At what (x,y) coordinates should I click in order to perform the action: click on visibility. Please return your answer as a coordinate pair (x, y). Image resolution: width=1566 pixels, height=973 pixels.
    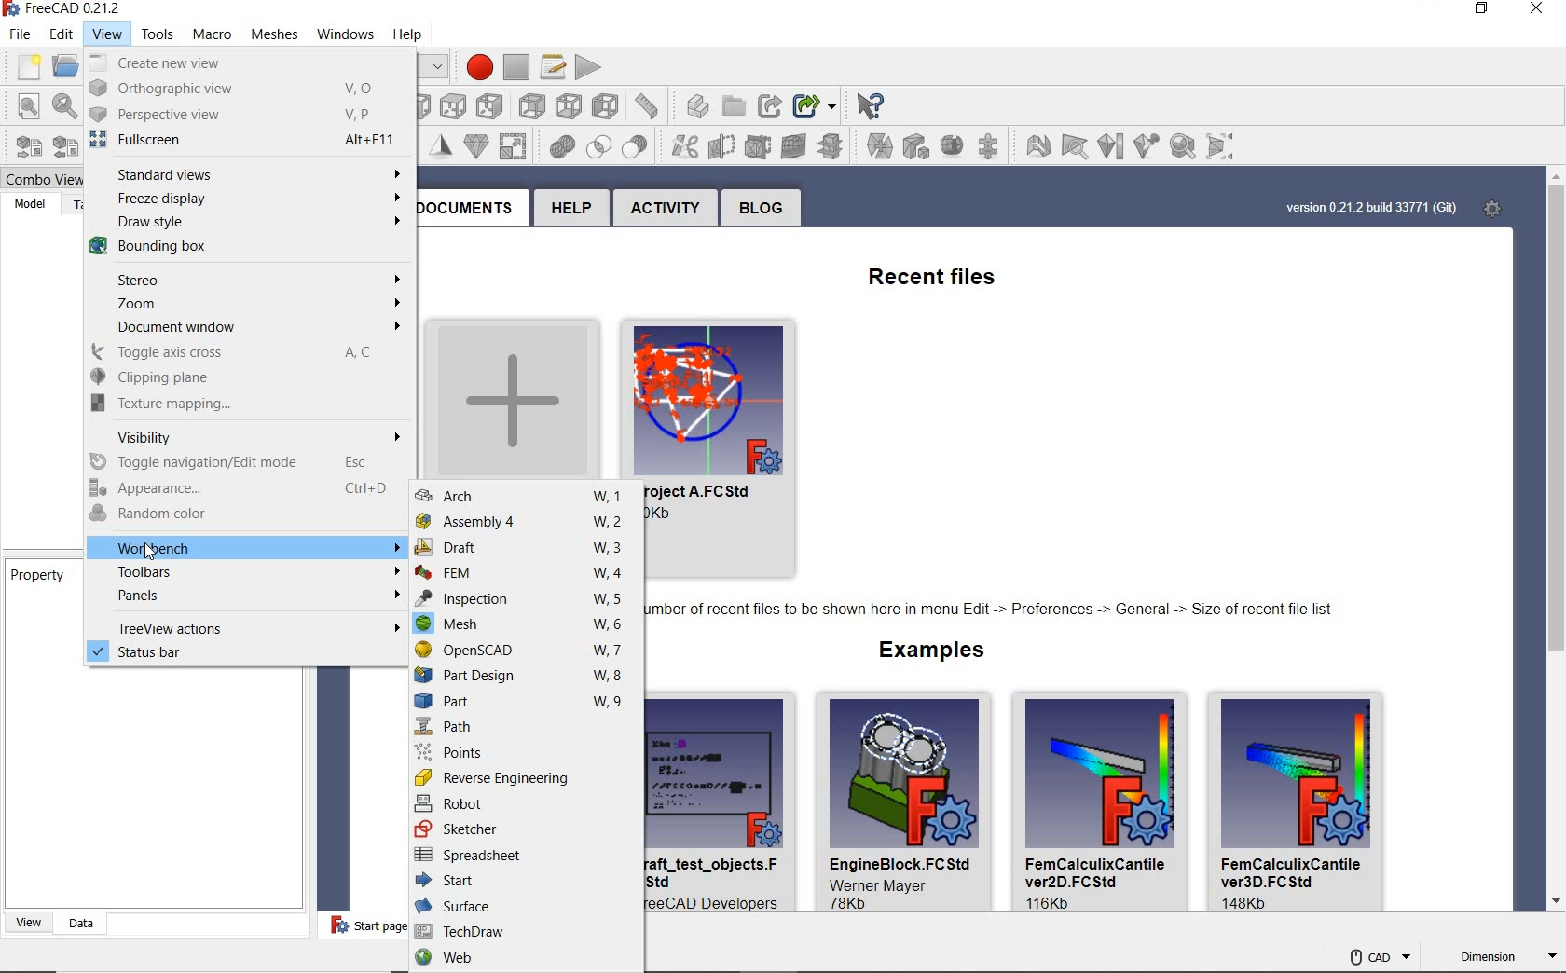
    Looking at the image, I should click on (244, 435).